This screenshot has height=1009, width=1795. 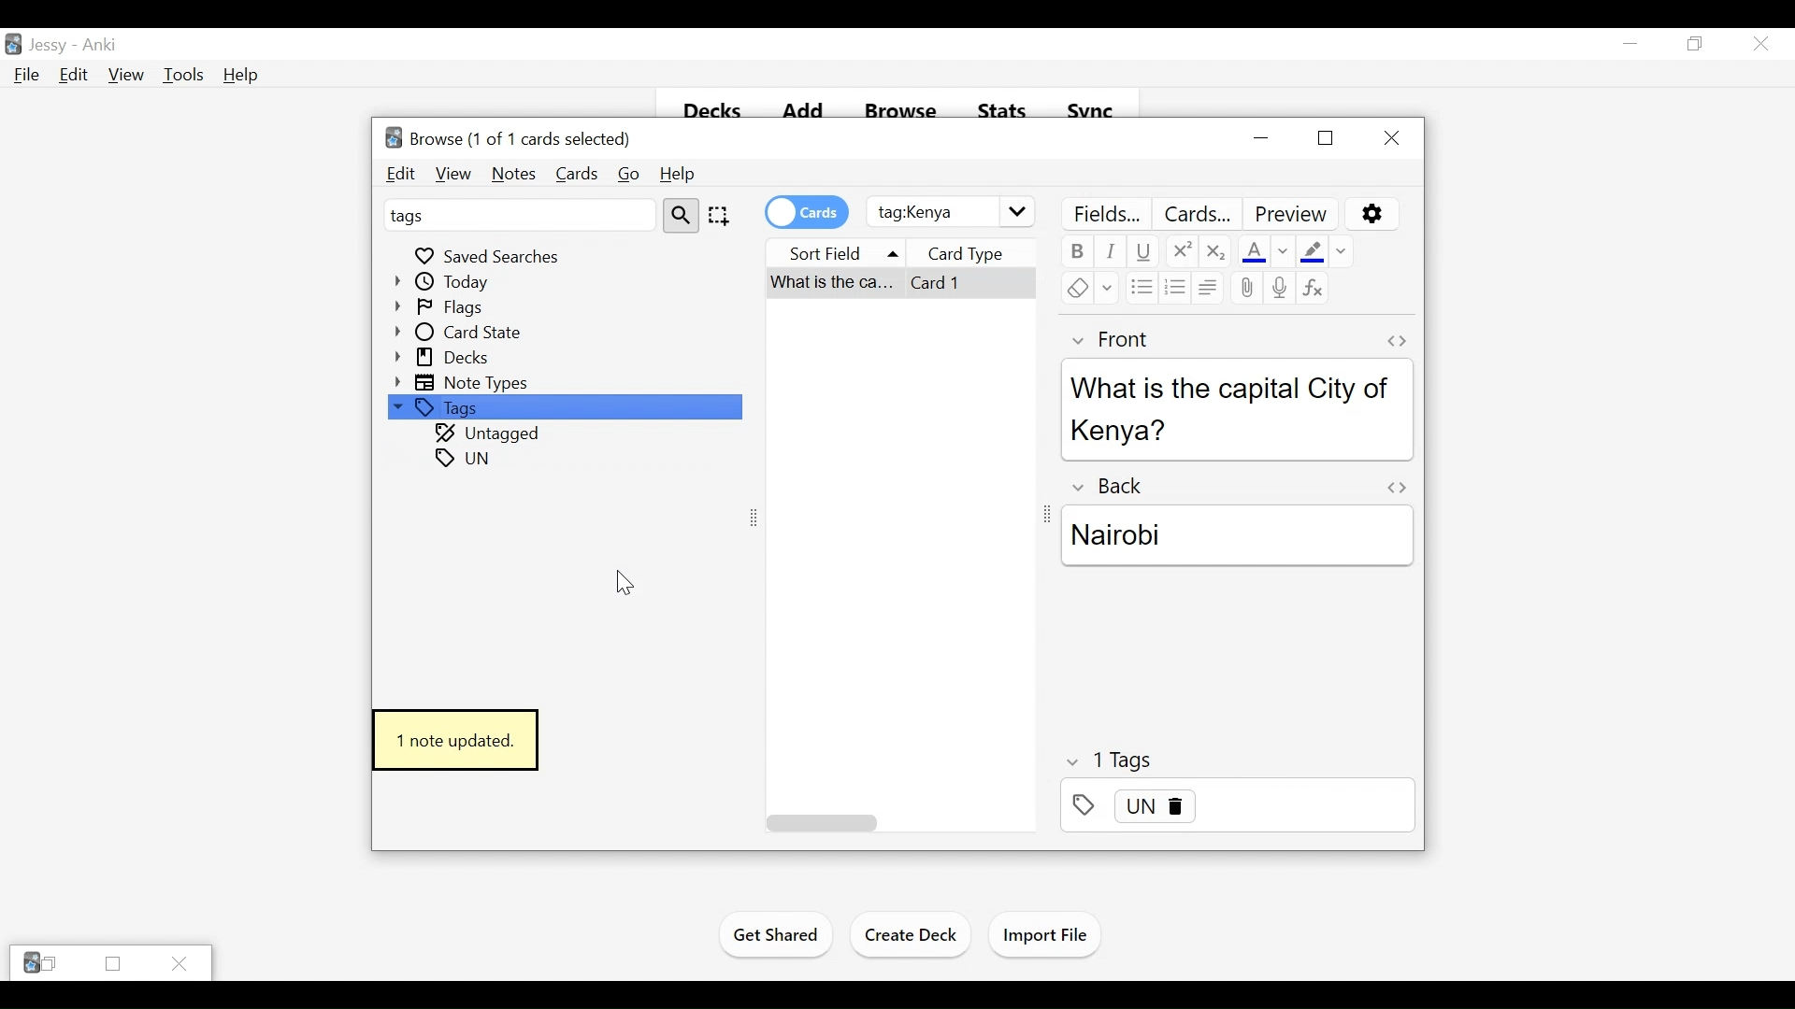 I want to click on View, so click(x=452, y=174).